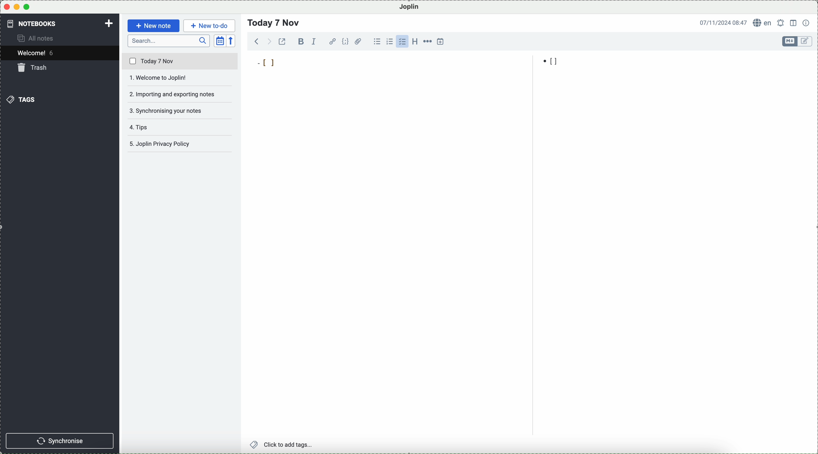 This screenshot has height=454, width=818. What do you see at coordinates (409, 7) in the screenshot?
I see `Joplin` at bounding box center [409, 7].